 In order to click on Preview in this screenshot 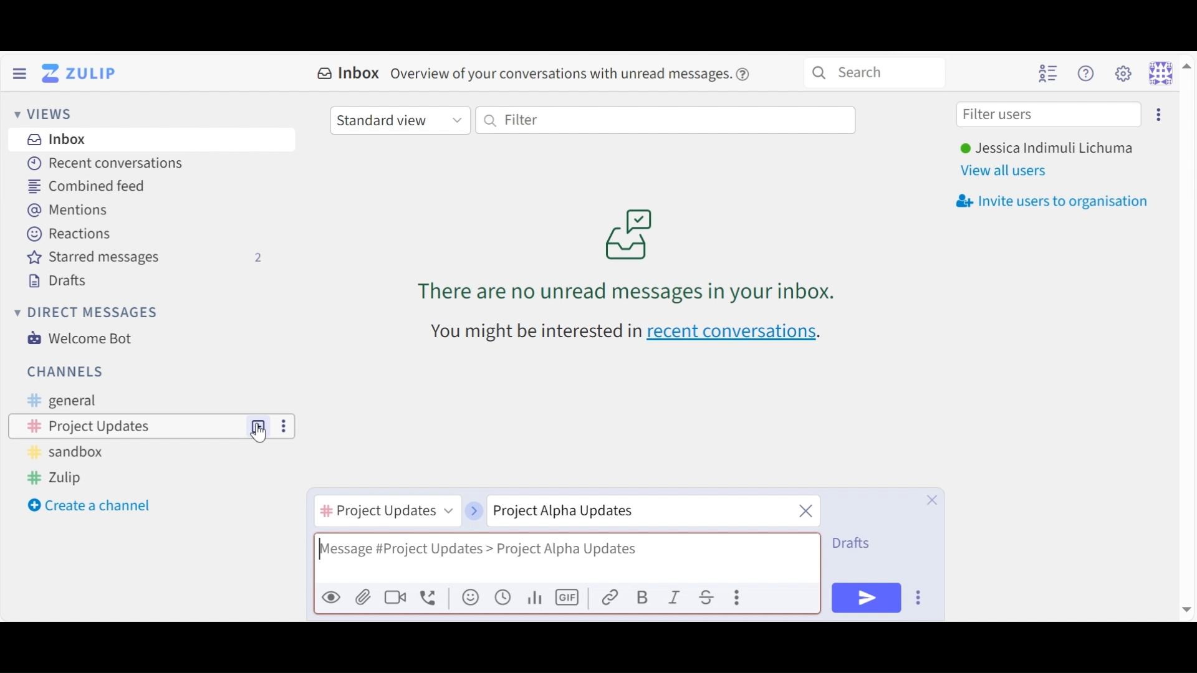, I will do `click(330, 596)`.